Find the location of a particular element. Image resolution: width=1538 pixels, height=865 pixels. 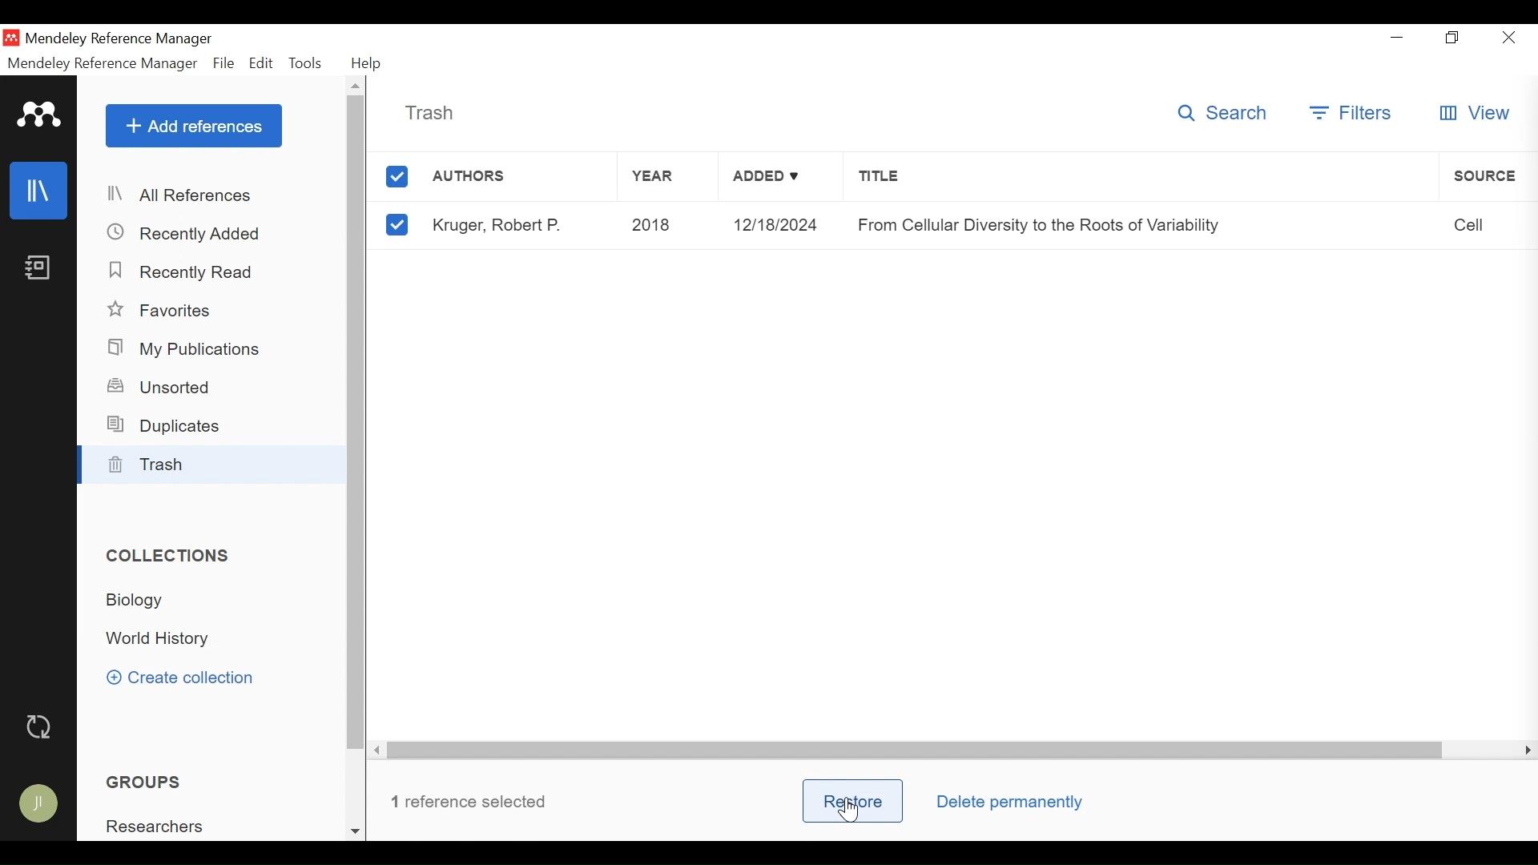

Duplicates is located at coordinates (170, 425).